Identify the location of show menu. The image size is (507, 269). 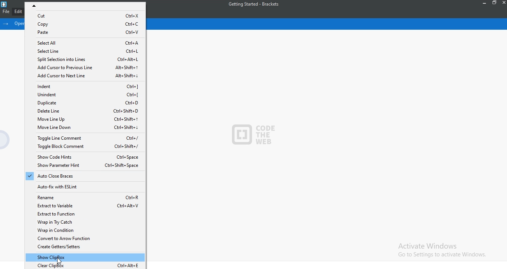
(7, 24).